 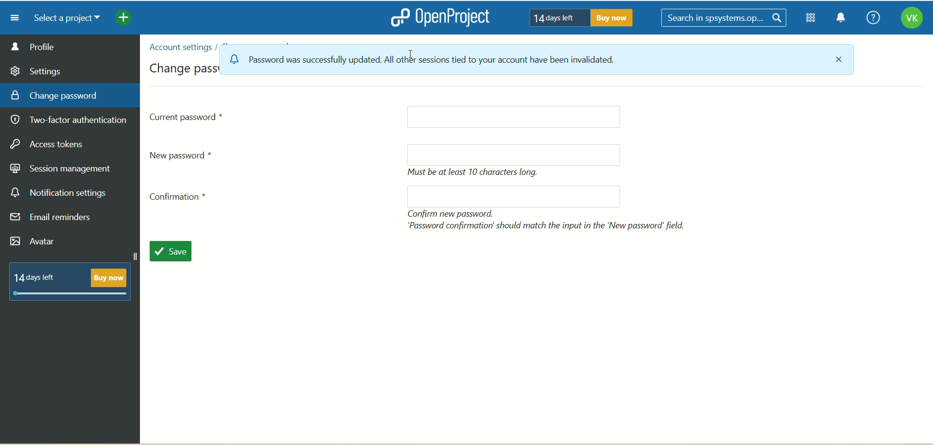 I want to click on two factor authentication, so click(x=72, y=121).